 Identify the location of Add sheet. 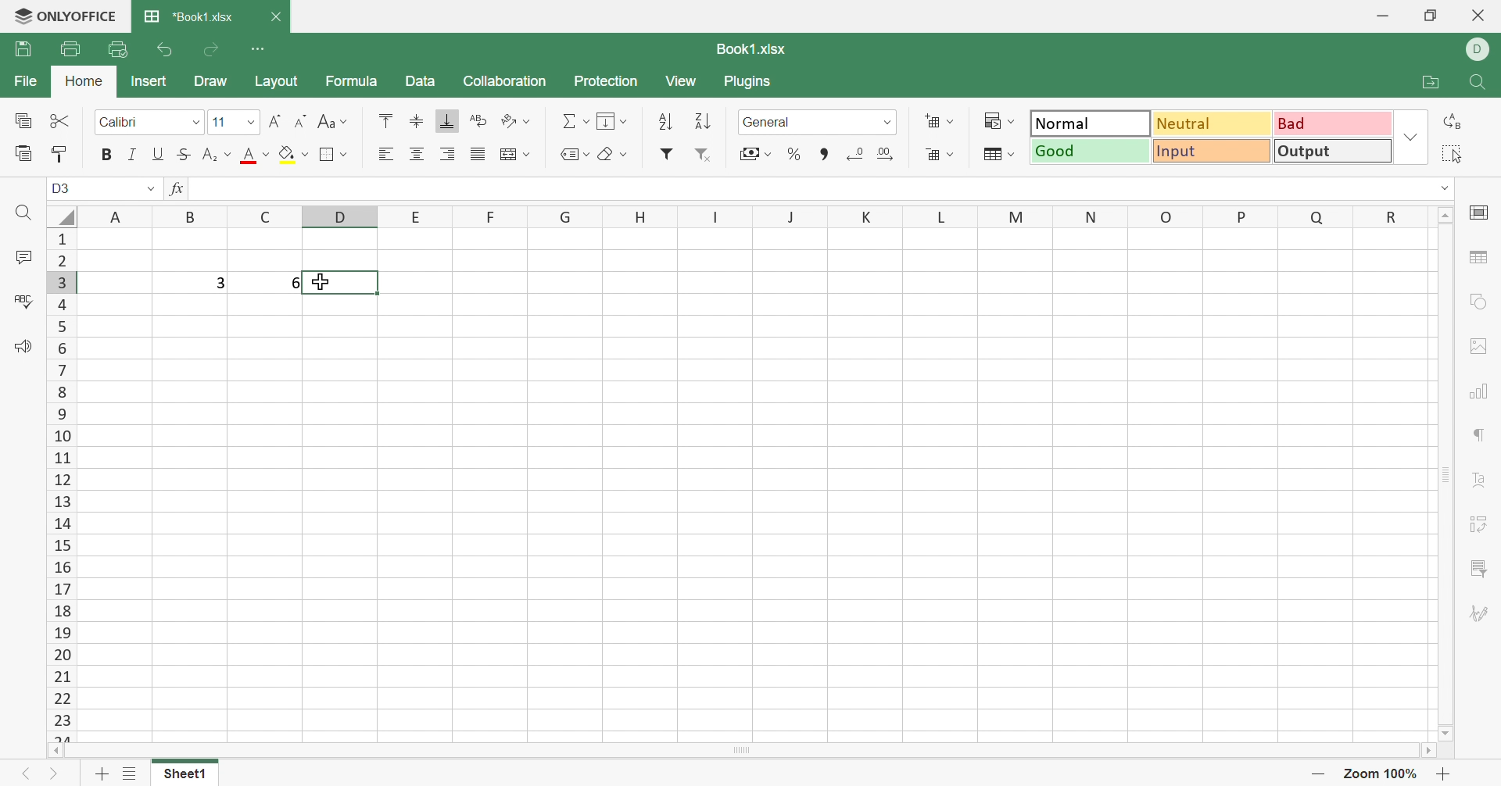
(99, 775).